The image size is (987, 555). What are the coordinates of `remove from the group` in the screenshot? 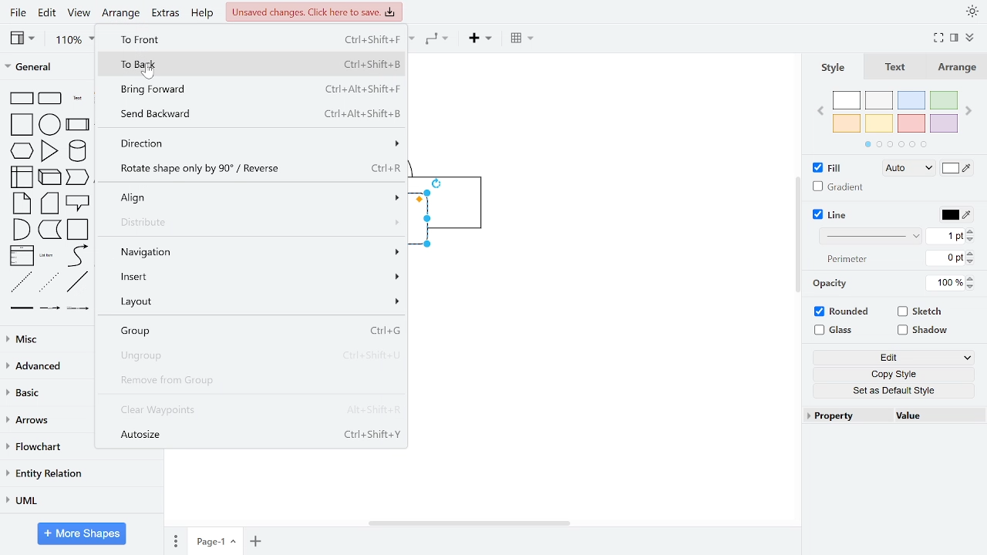 It's located at (251, 379).